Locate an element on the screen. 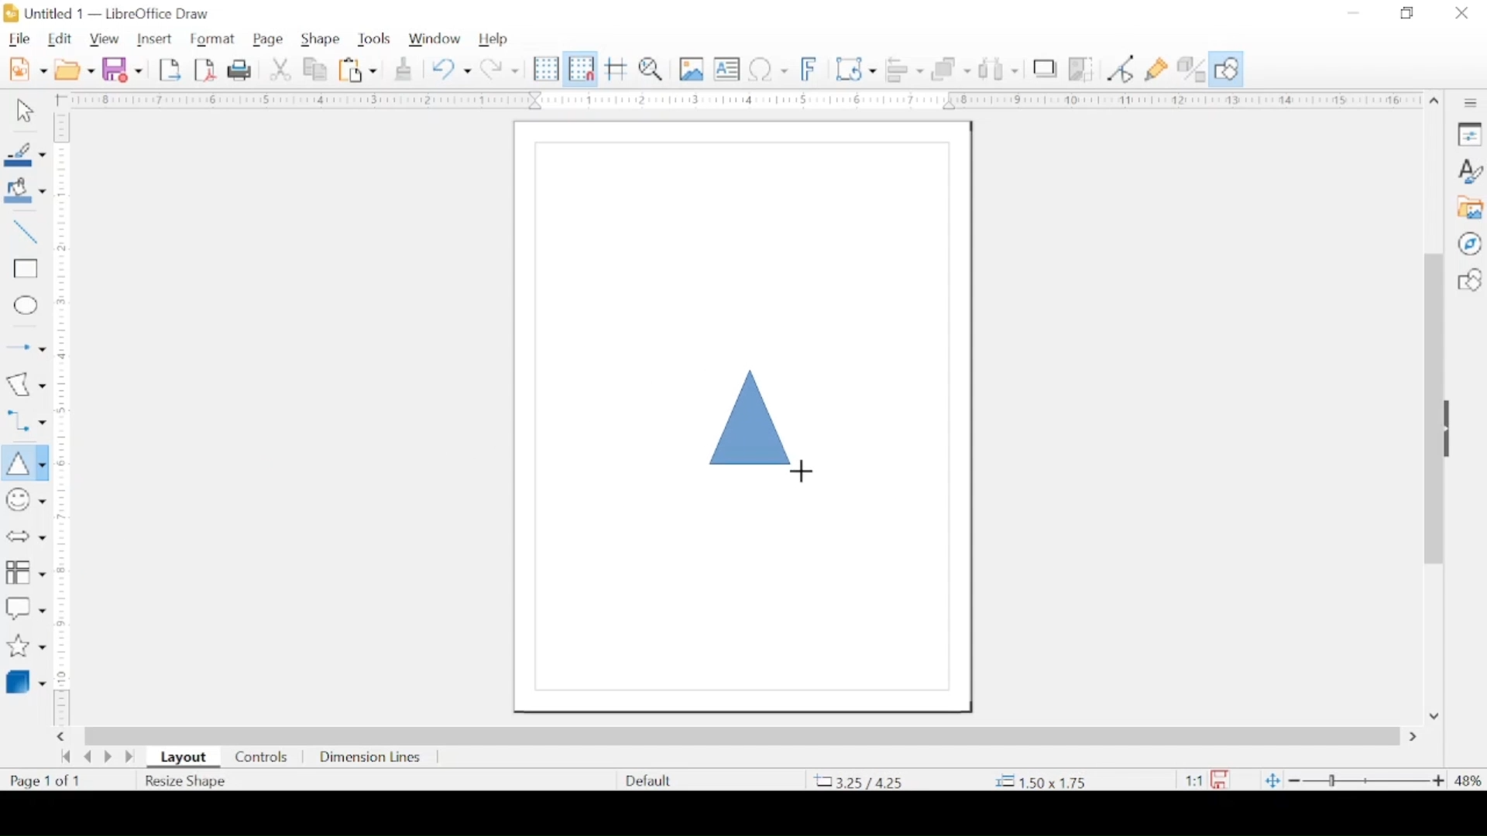  minimize is located at coordinates (1351, 13).